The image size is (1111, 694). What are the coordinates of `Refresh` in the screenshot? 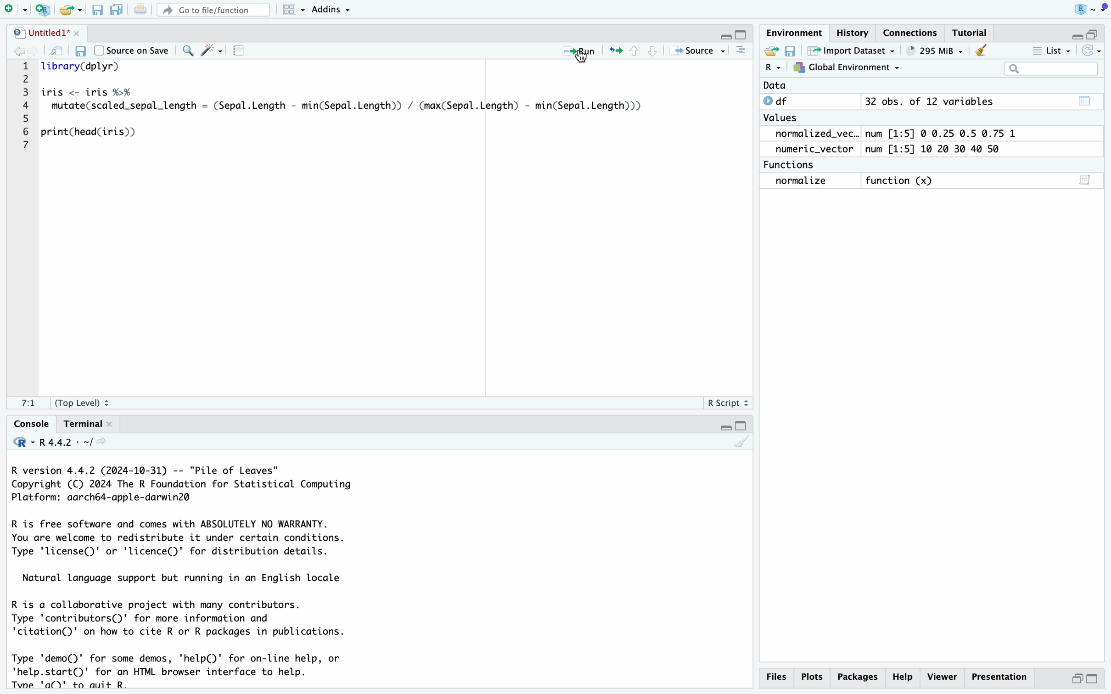 It's located at (58, 50).